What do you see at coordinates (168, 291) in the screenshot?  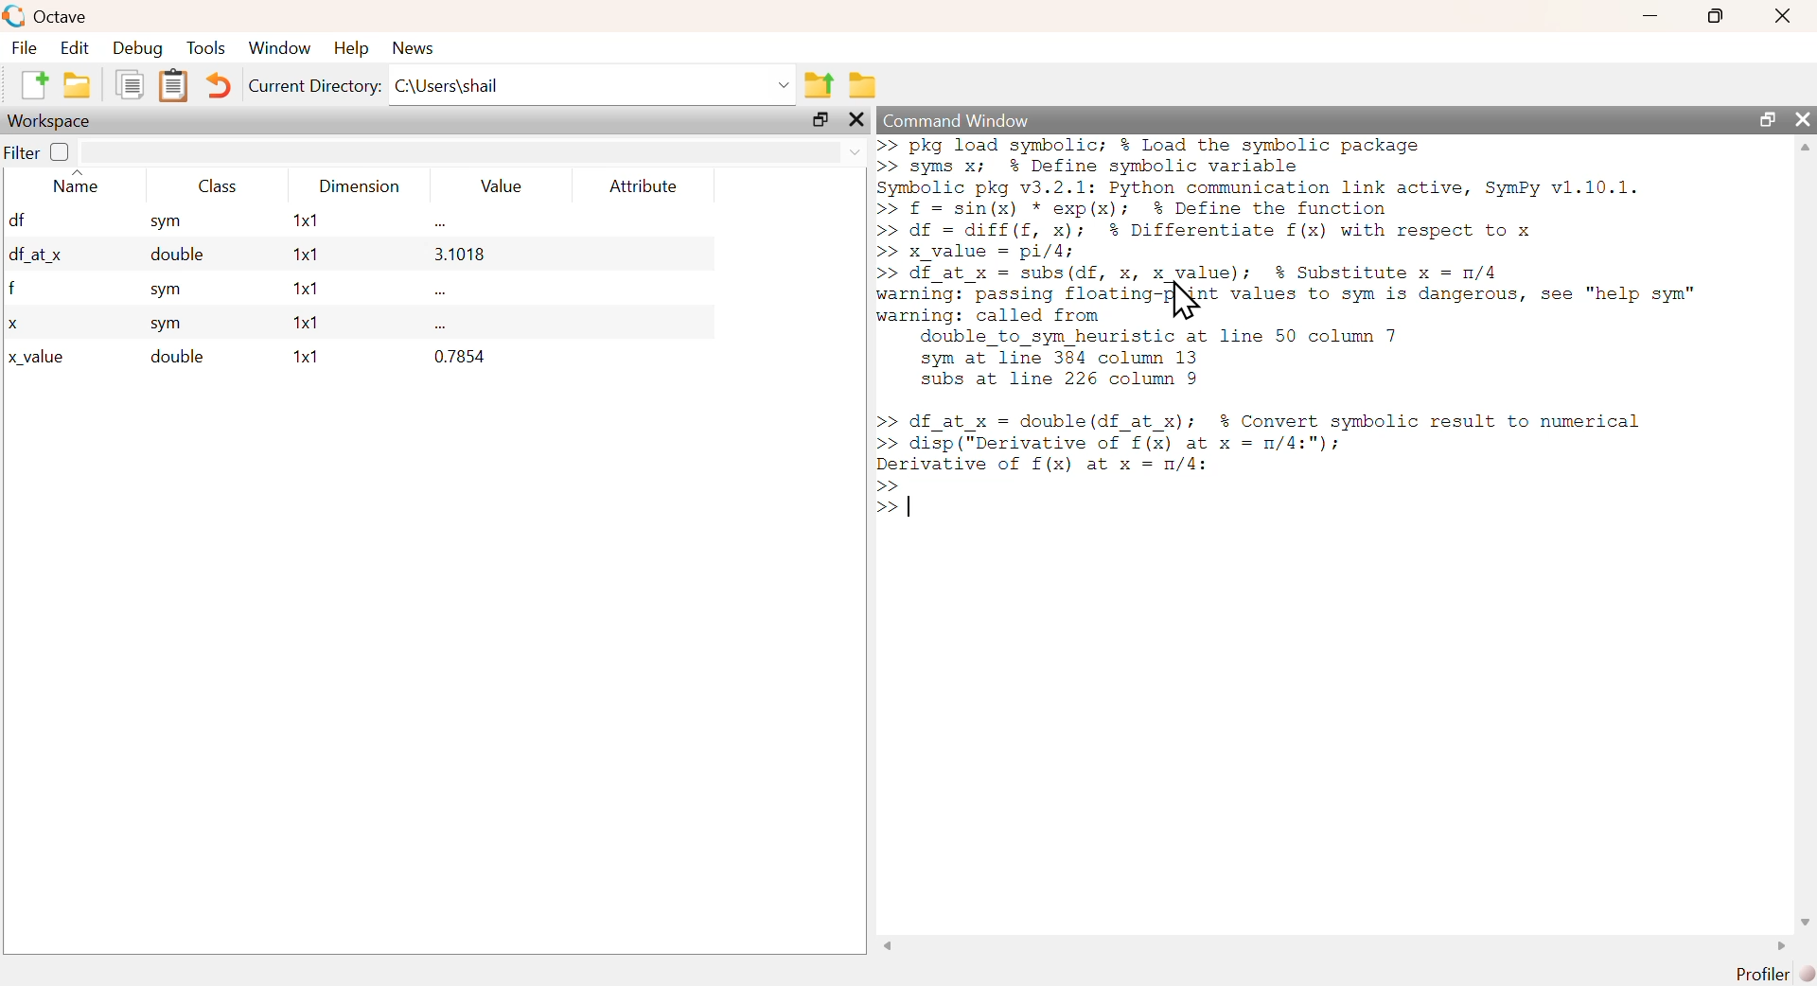 I see `sym` at bounding box center [168, 291].